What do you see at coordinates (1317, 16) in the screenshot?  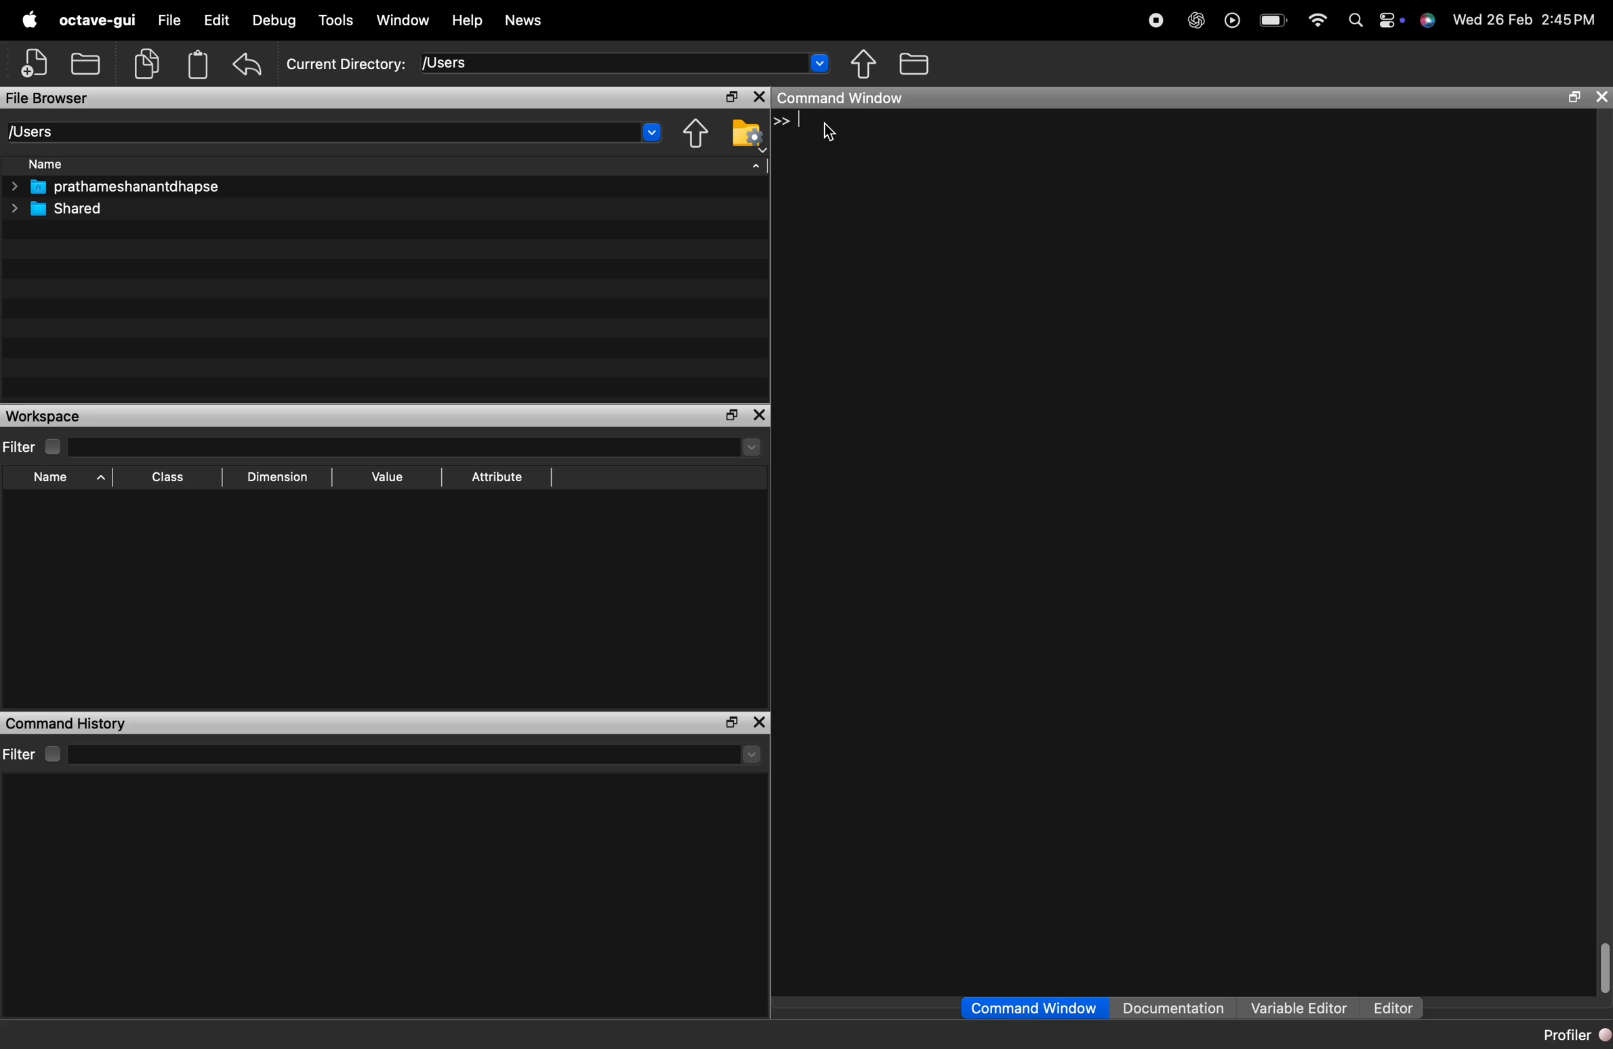 I see `wifi` at bounding box center [1317, 16].